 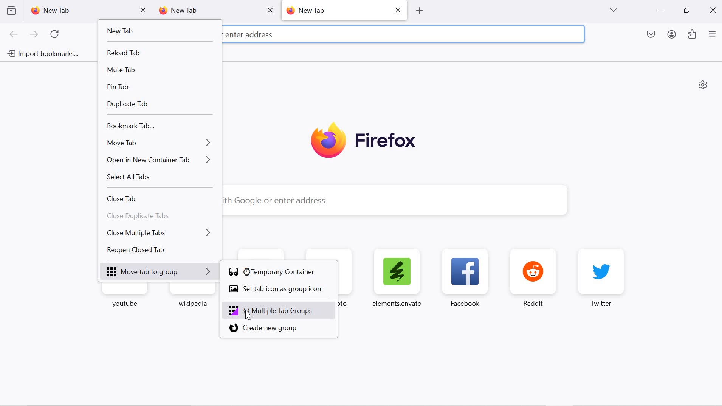 I want to click on elements.envanto favorite, so click(x=396, y=277).